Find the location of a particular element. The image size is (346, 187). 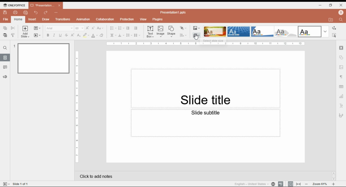

shape settings is located at coordinates (341, 58).